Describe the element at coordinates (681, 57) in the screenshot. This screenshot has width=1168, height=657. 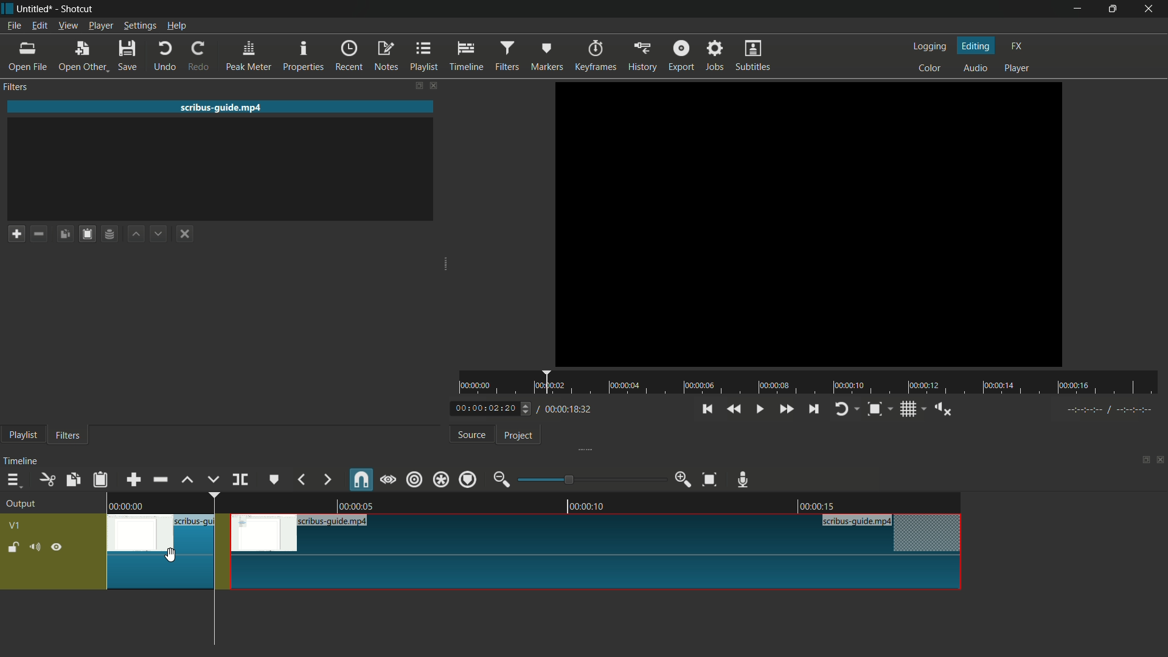
I see `export` at that location.